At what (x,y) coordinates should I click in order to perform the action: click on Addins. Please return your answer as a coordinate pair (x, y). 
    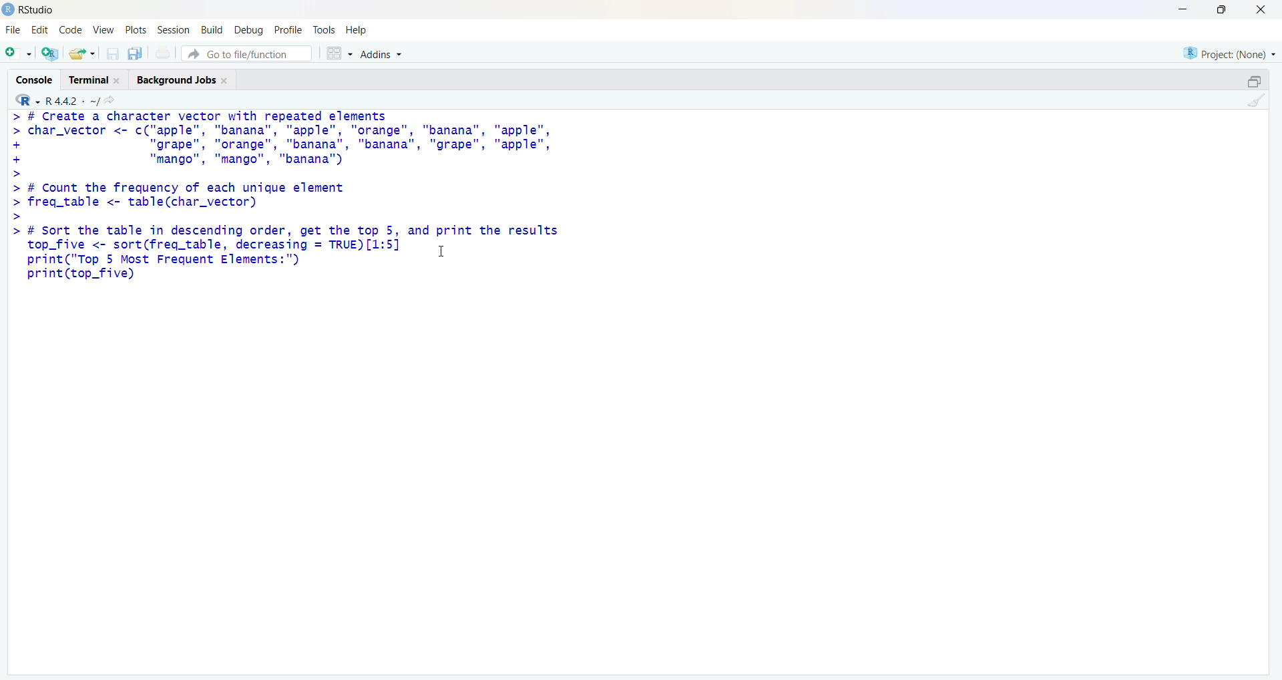
    Looking at the image, I should click on (383, 54).